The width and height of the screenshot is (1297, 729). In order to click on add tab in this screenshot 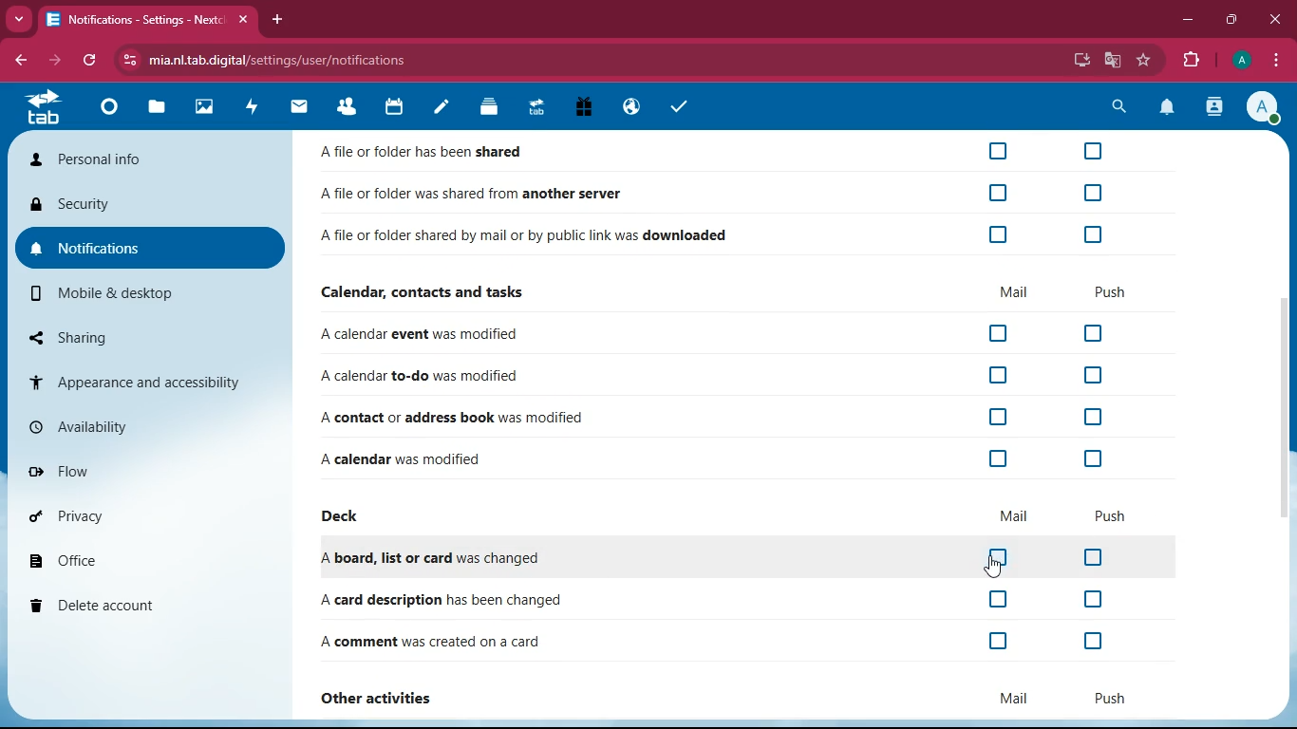, I will do `click(278, 19)`.